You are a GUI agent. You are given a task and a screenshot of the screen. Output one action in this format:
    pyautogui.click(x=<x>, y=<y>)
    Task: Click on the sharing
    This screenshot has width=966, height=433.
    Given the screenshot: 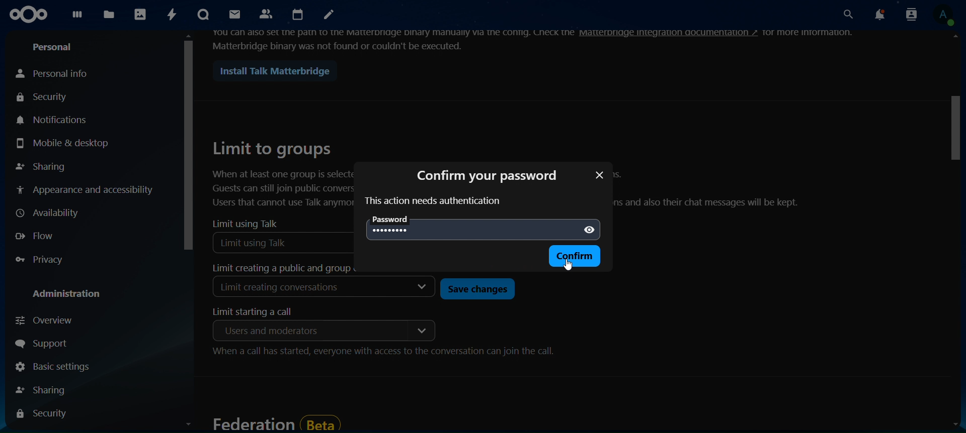 What is the action you would take?
    pyautogui.click(x=41, y=167)
    